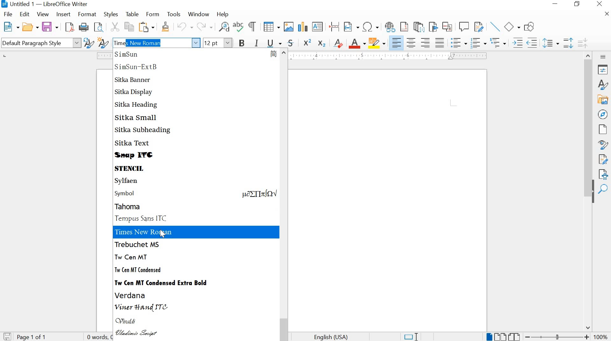 The width and height of the screenshot is (611, 341). Describe the element at coordinates (503, 336) in the screenshot. I see `PAGE VIEW` at that location.